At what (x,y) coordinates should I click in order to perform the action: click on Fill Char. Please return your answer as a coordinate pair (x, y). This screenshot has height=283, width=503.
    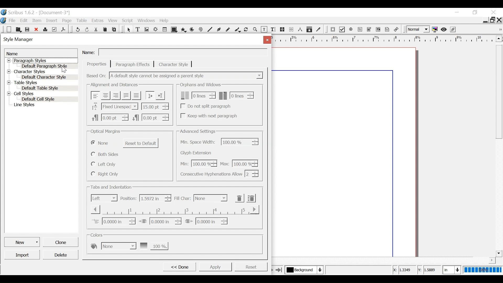
    Looking at the image, I should click on (182, 199).